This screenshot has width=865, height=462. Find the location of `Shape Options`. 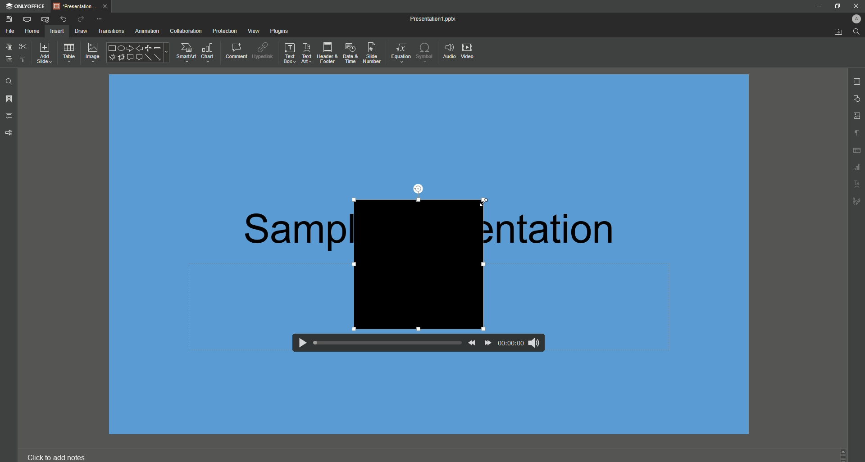

Shape Options is located at coordinates (137, 53).